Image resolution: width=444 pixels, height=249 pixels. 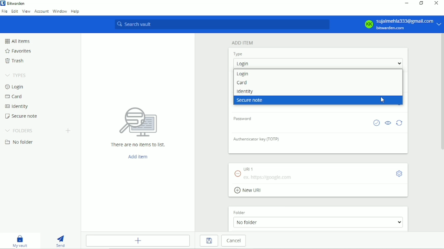 I want to click on Folder, so click(x=247, y=212).